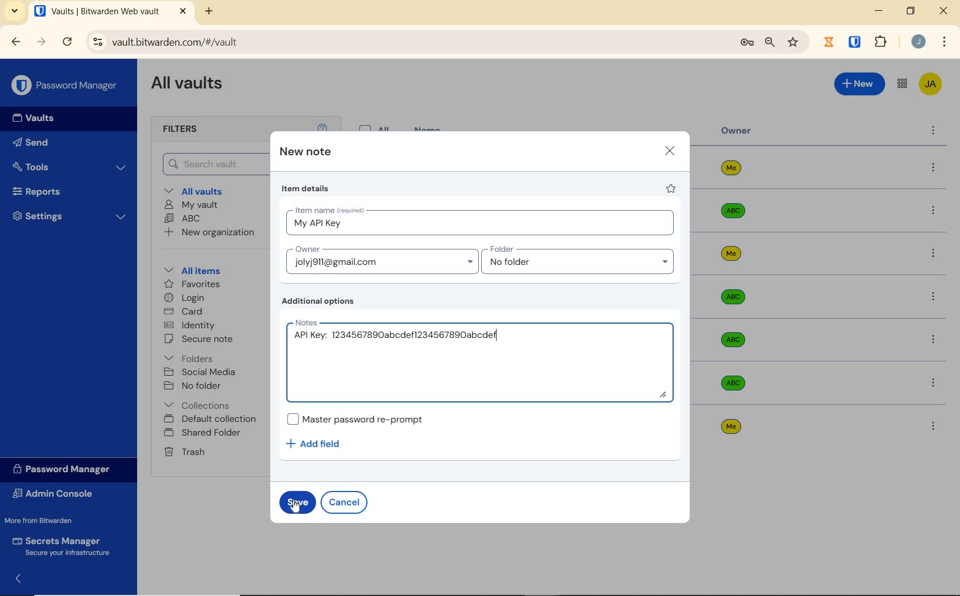 The image size is (960, 596). Describe the element at coordinates (42, 43) in the screenshot. I see `FORWARD` at that location.